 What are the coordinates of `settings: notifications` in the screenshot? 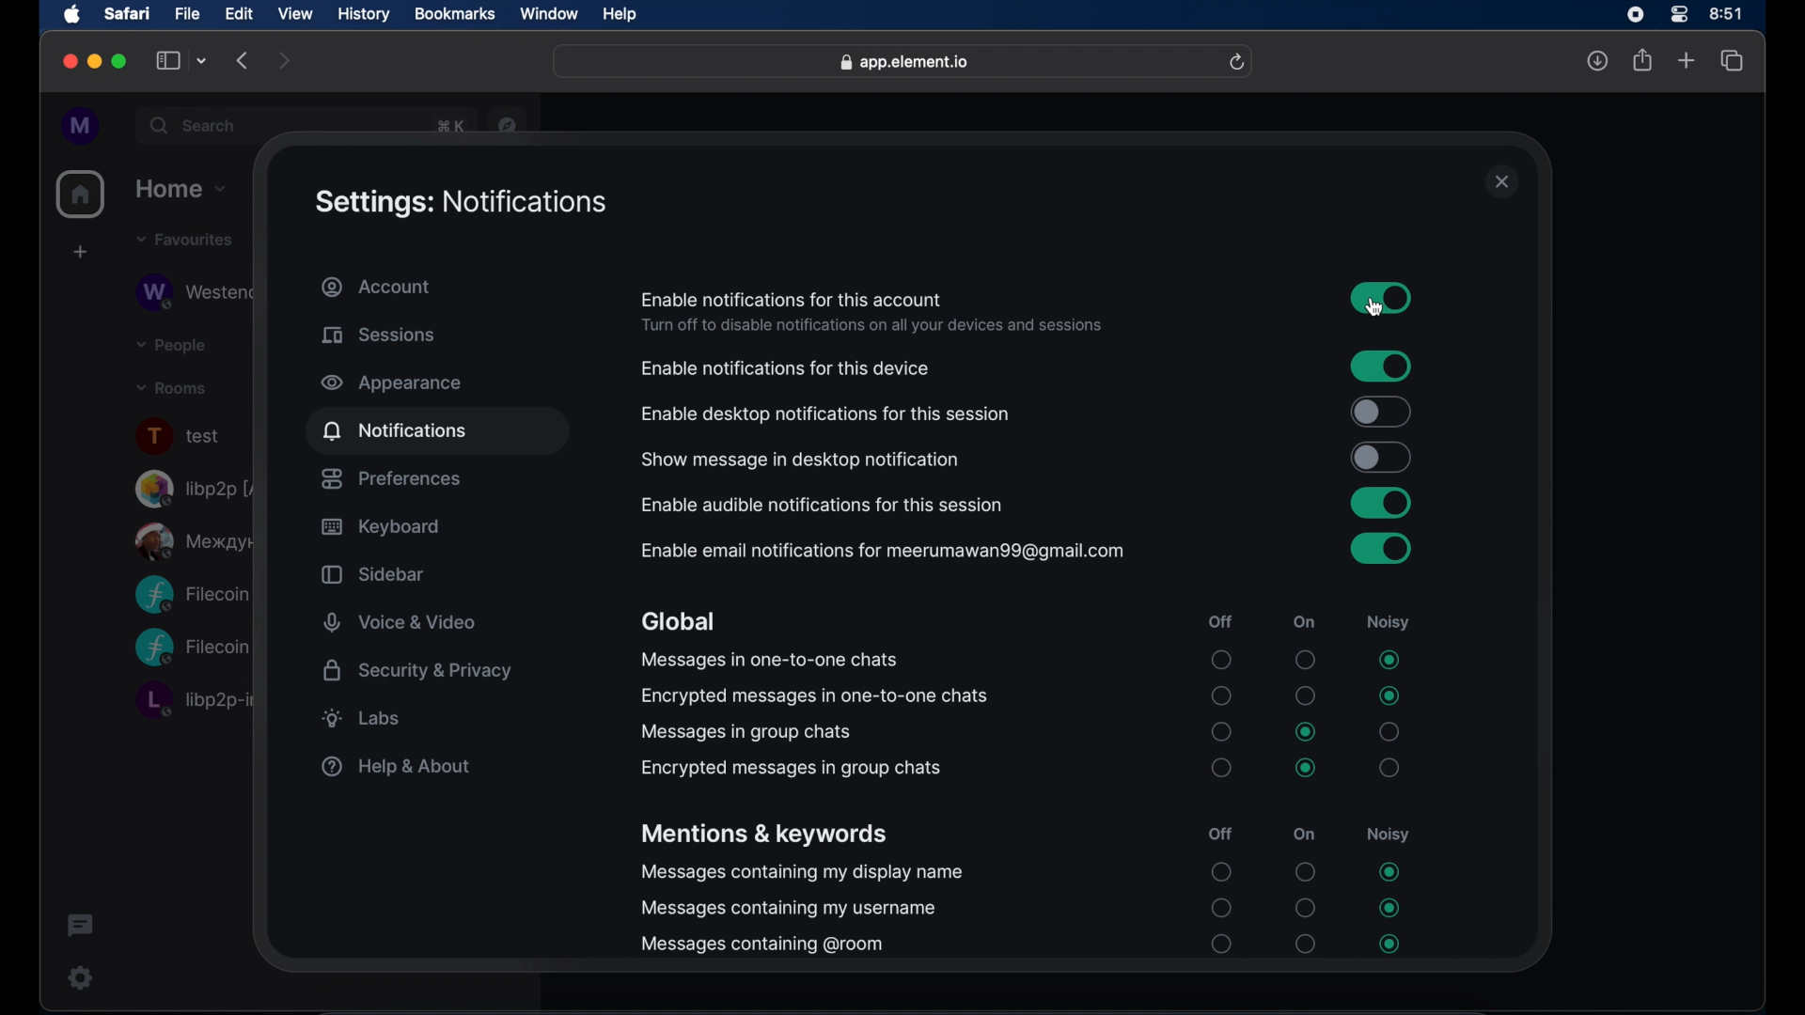 It's located at (463, 204).